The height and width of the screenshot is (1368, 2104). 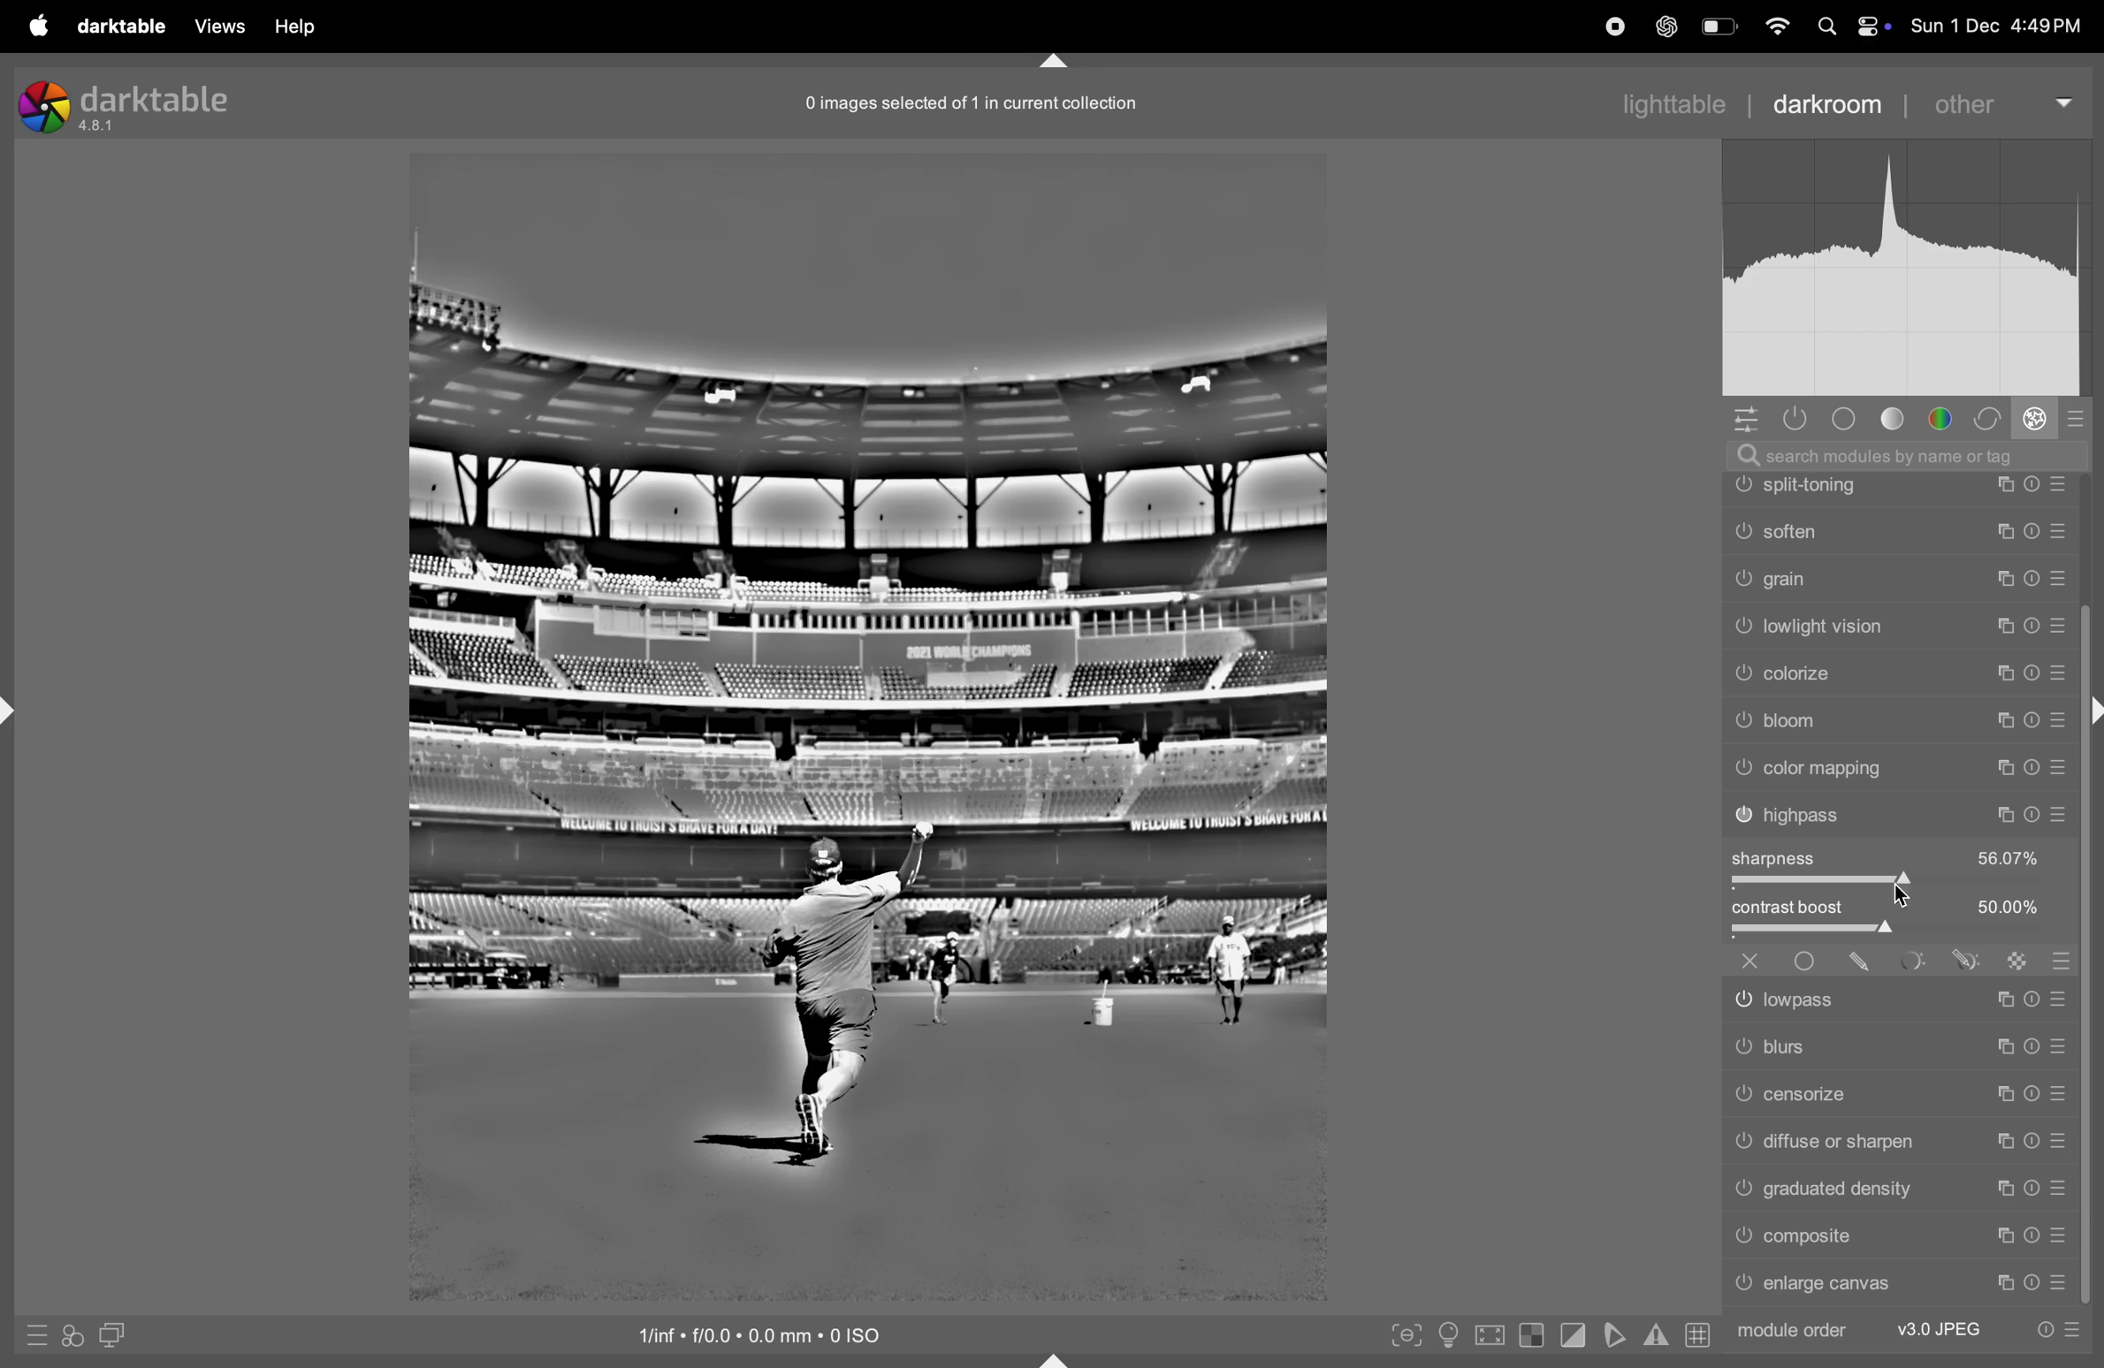 What do you see at coordinates (1901, 765) in the screenshot?
I see `light vision` at bounding box center [1901, 765].